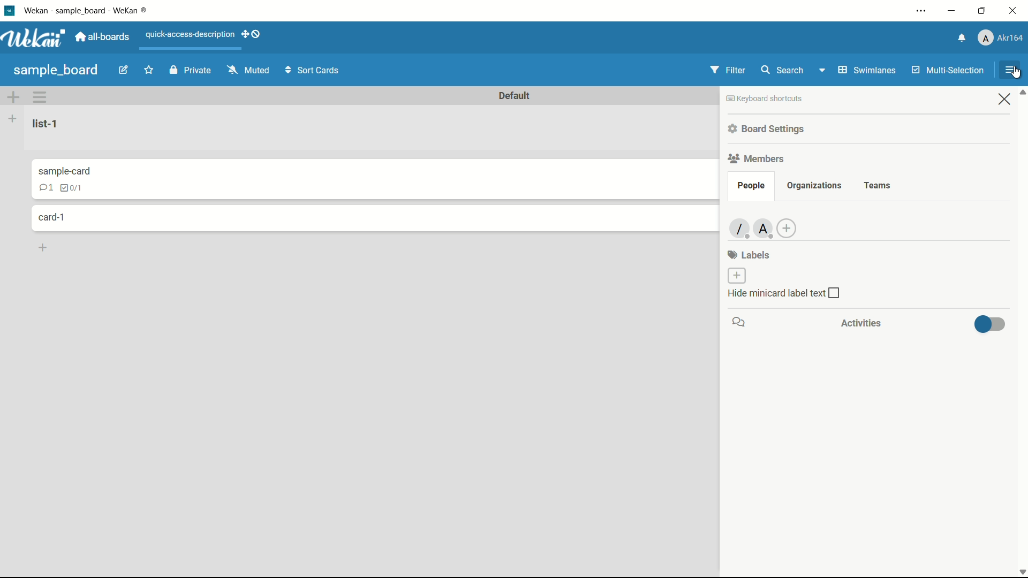  Describe the element at coordinates (954, 11) in the screenshot. I see `minimize` at that location.